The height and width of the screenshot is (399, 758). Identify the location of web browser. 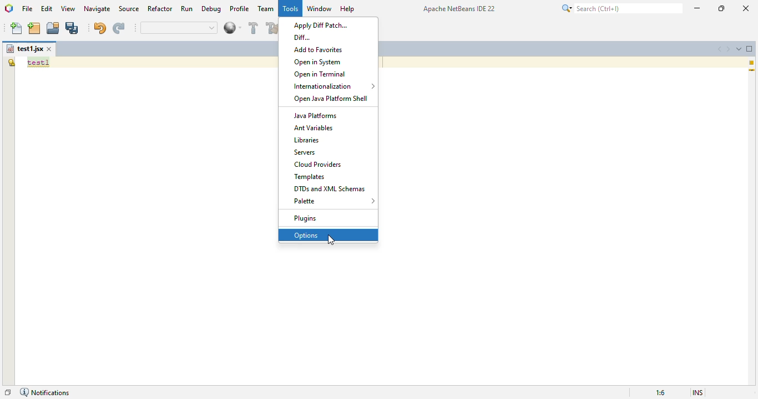
(233, 28).